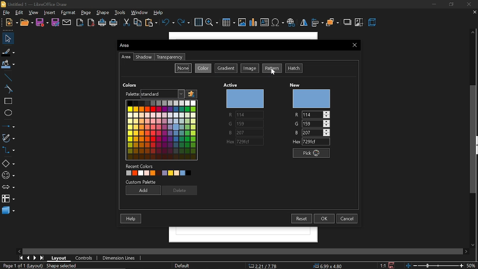  Describe the element at coordinates (87, 12) in the screenshot. I see `page` at that location.